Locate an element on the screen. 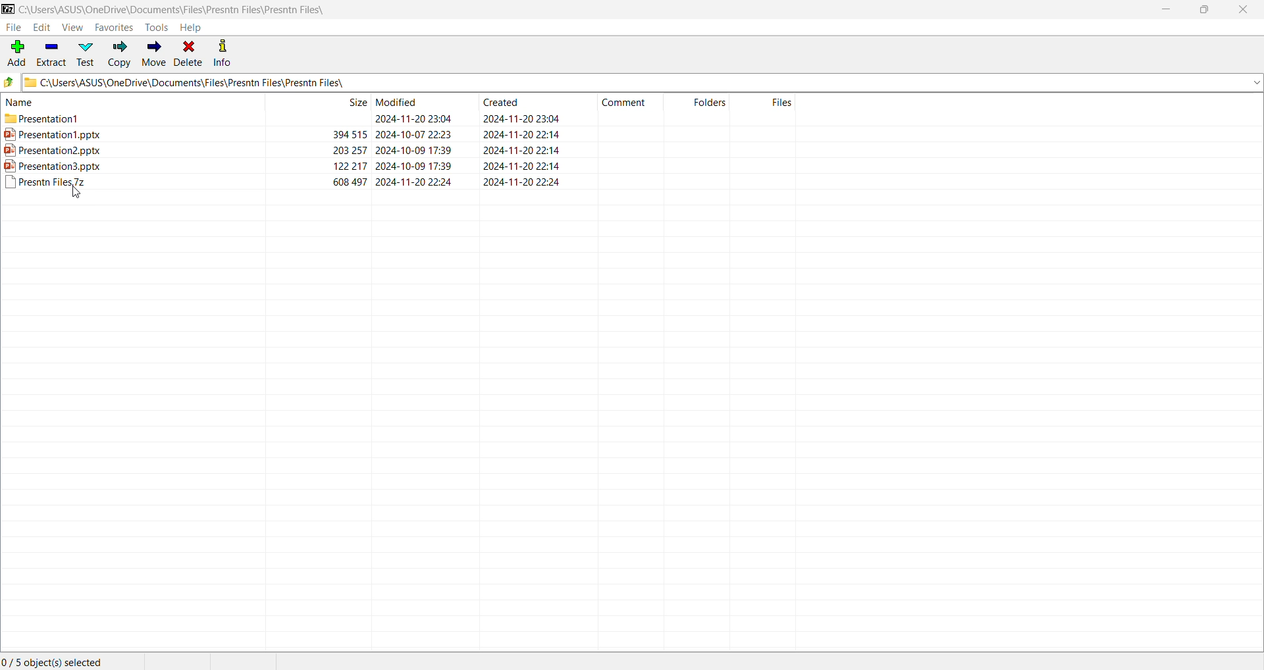 Image resolution: width=1264 pixels, height=670 pixels. Presentation1.pptx is located at coordinates (53, 135).